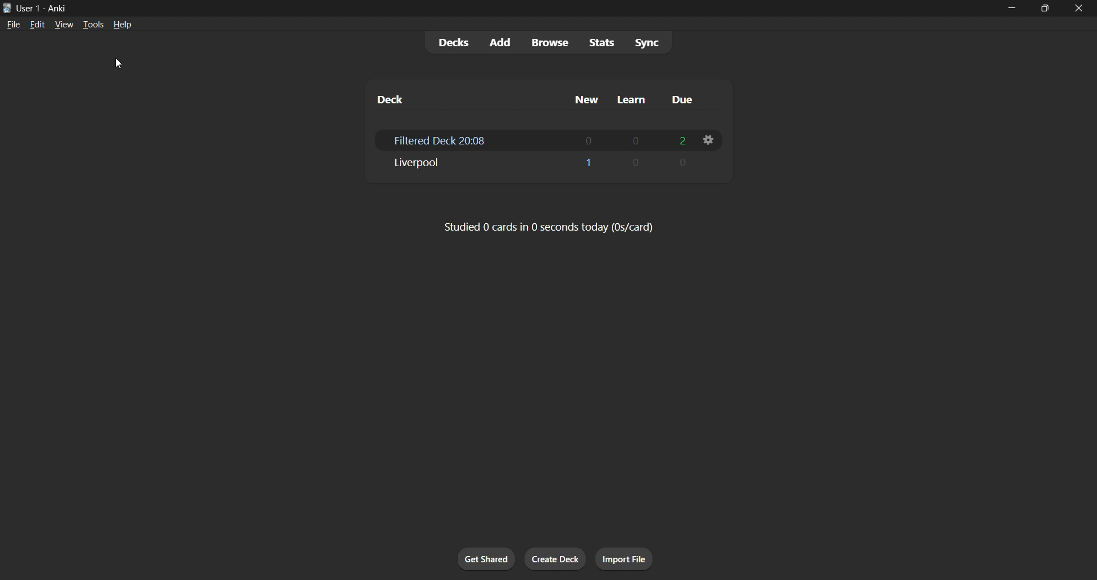 The height and width of the screenshot is (580, 1097). What do you see at coordinates (487, 558) in the screenshot?
I see `get shared` at bounding box center [487, 558].